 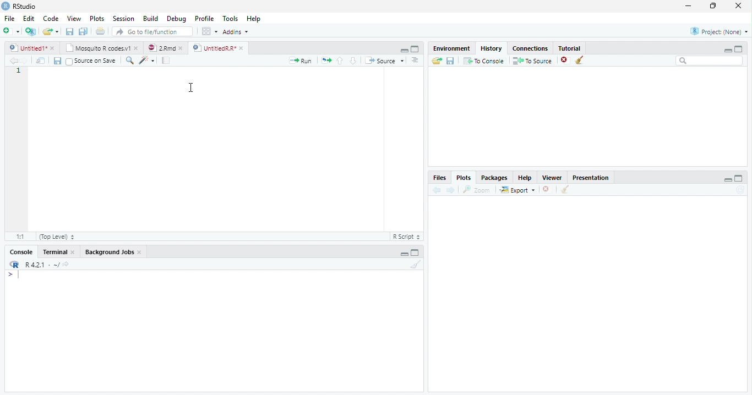 I want to click on Minimize, so click(x=404, y=50).